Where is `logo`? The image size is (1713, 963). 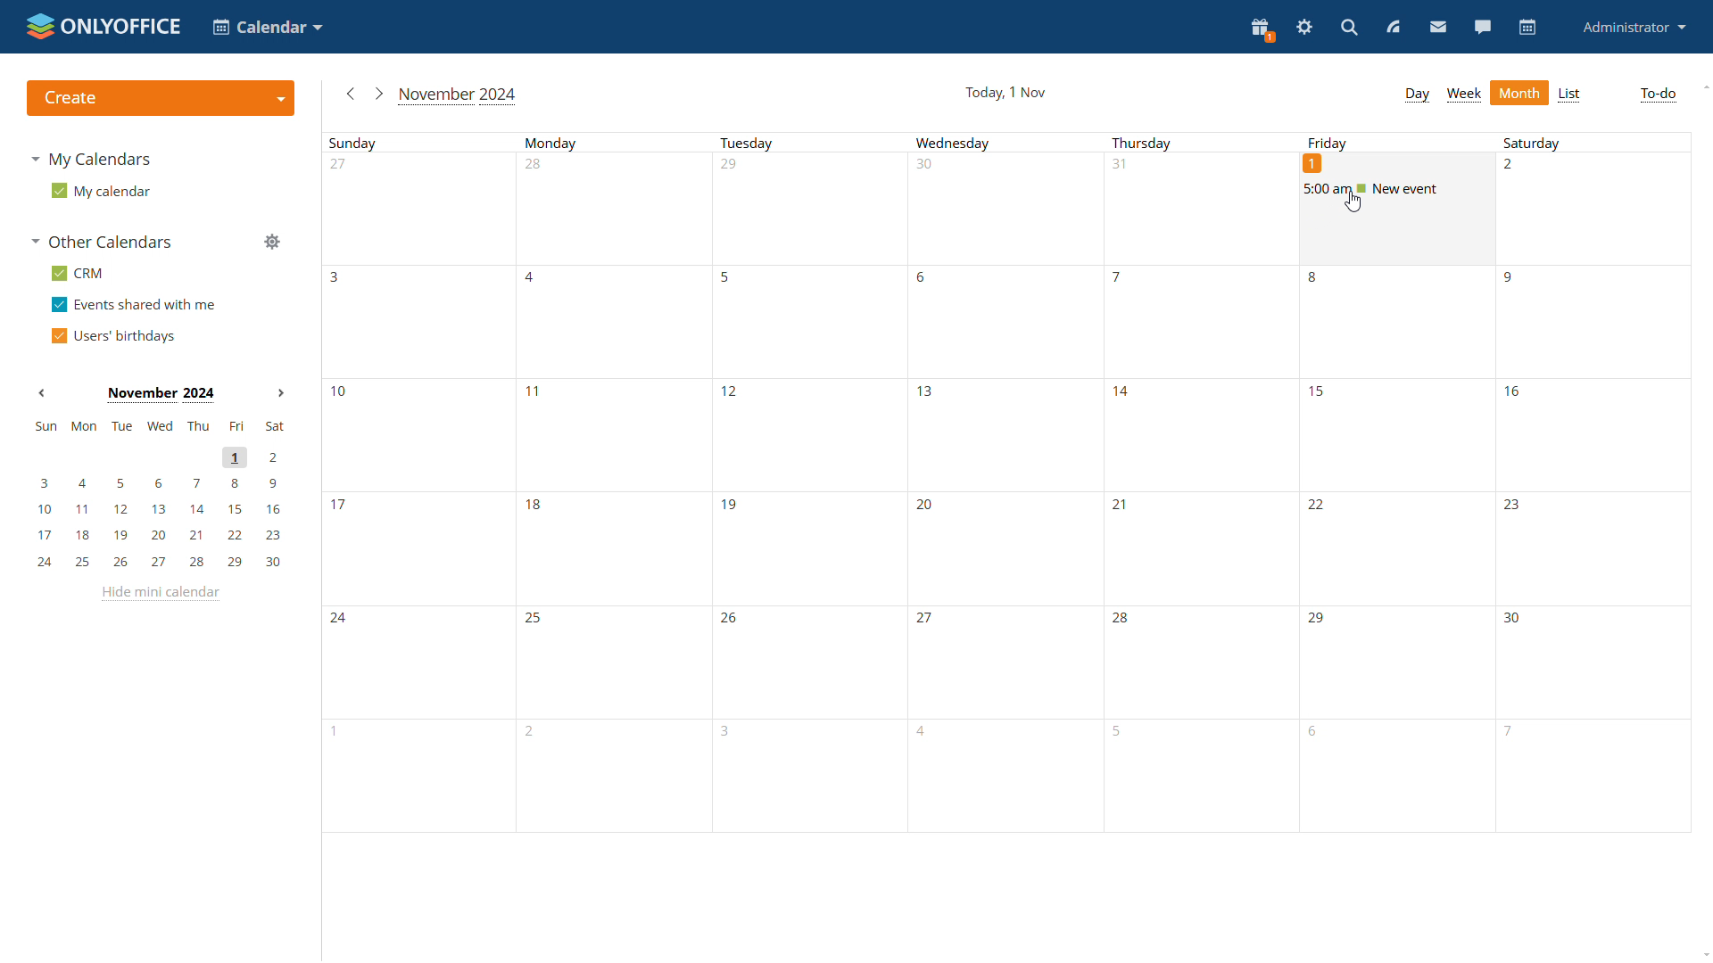 logo is located at coordinates (104, 27).